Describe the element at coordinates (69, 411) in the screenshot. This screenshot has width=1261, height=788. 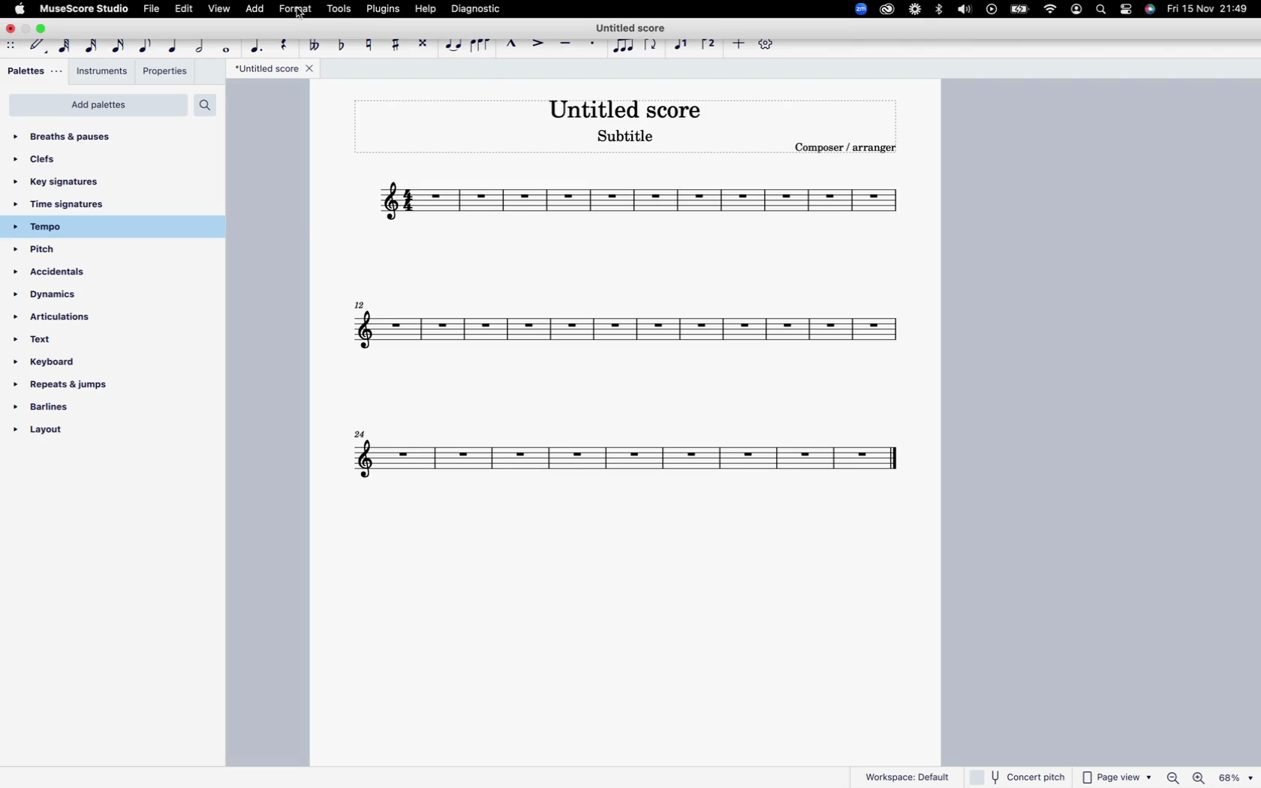
I see `barlines` at that location.